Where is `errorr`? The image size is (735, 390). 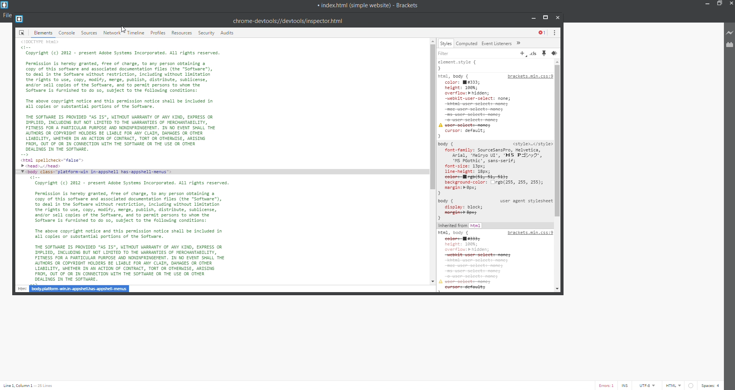
errorr is located at coordinates (693, 385).